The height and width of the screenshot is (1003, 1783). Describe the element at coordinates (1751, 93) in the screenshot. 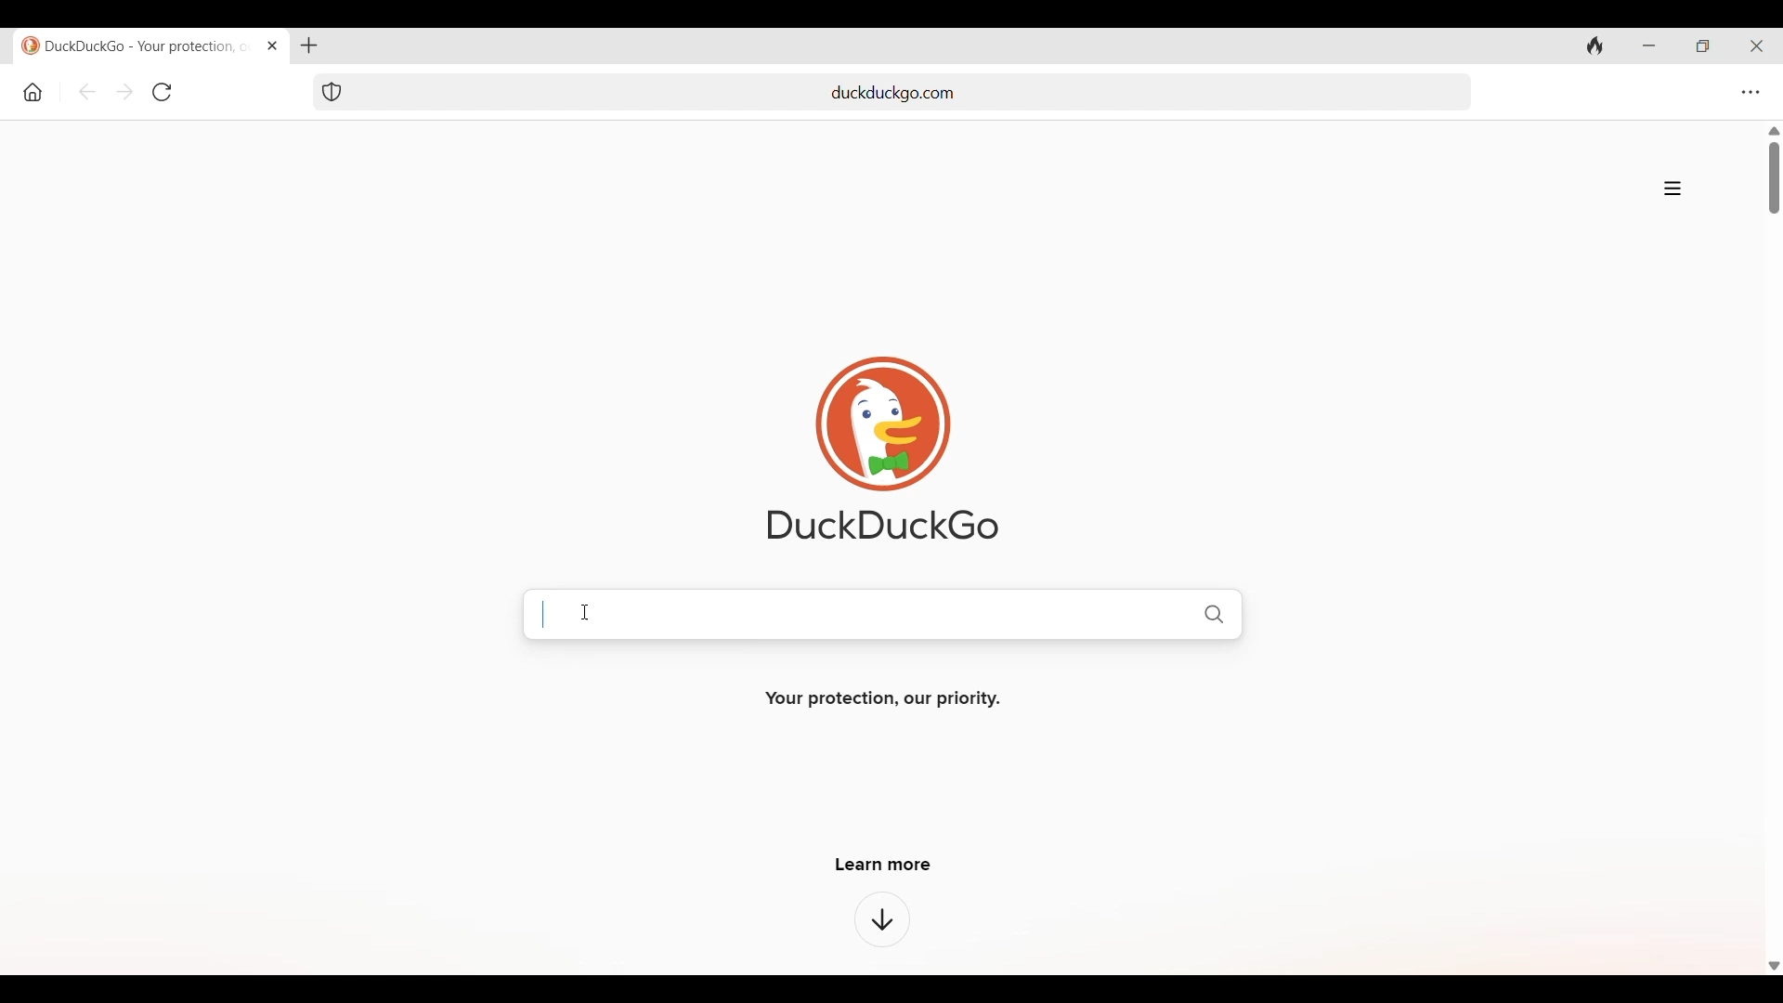

I see `More setting options` at that location.